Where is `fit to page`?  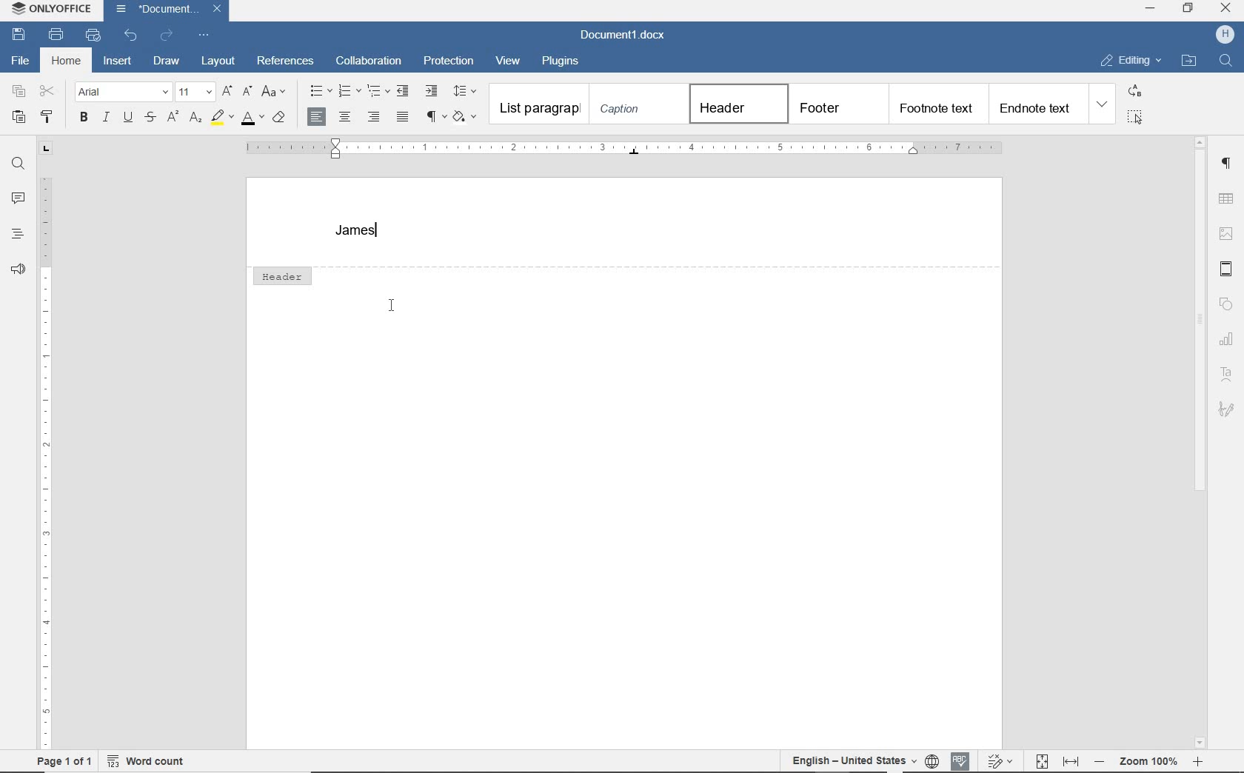 fit to page is located at coordinates (1041, 761).